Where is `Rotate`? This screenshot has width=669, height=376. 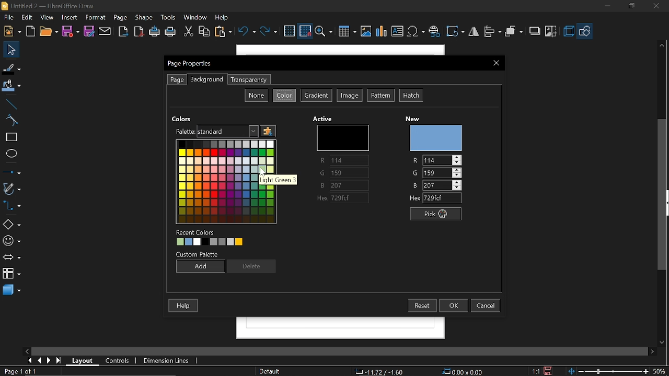 Rotate is located at coordinates (456, 32).